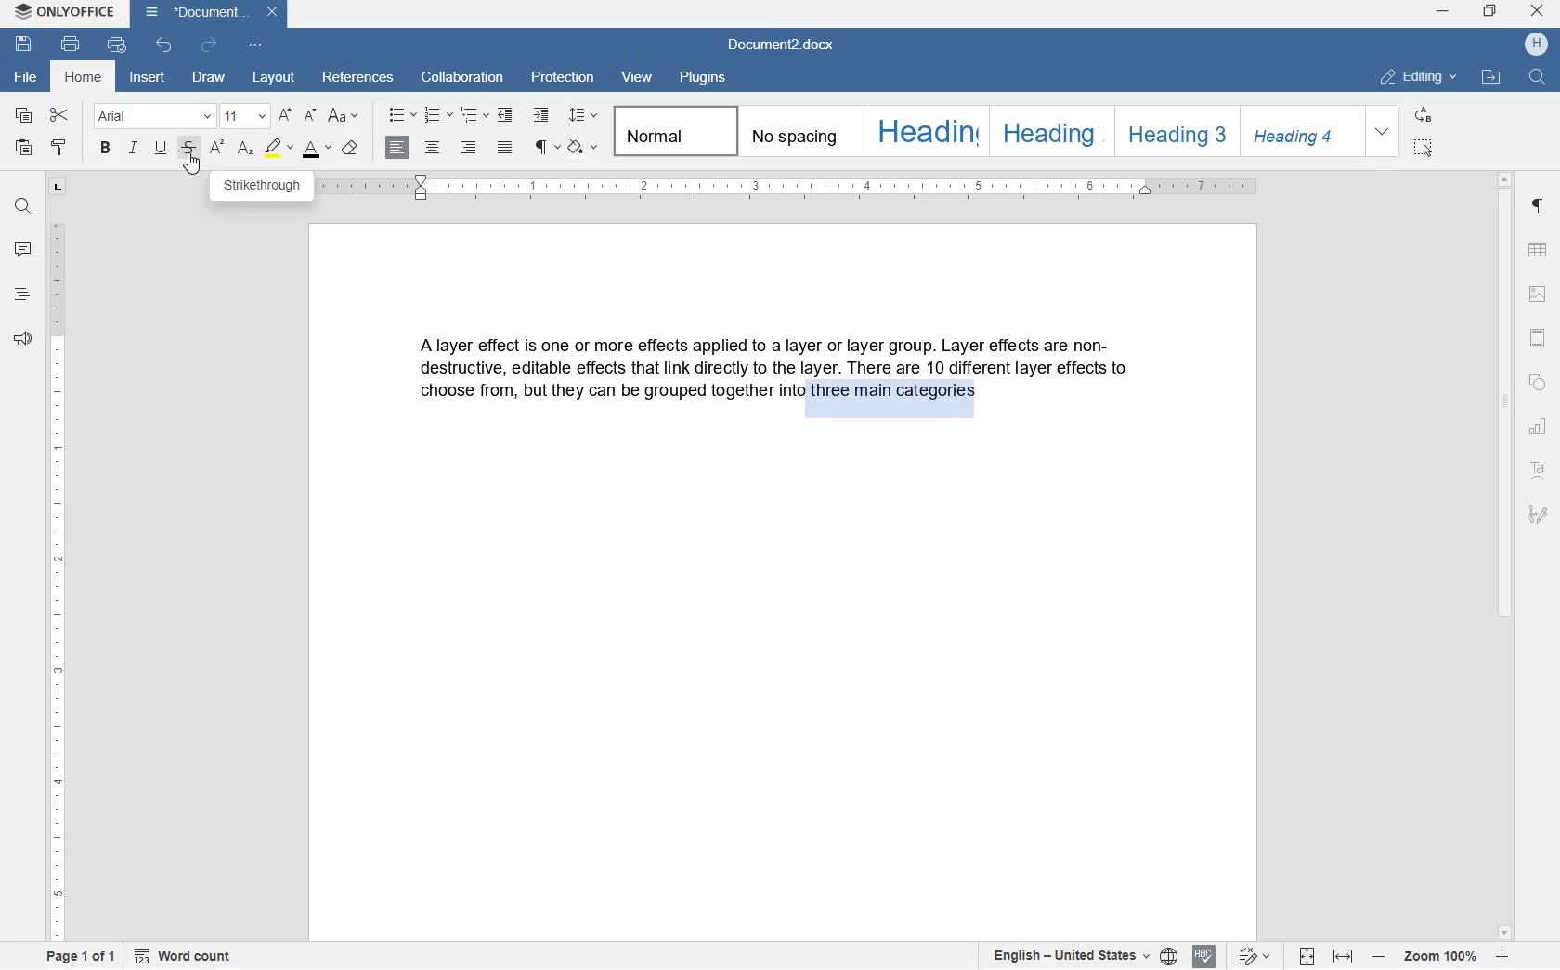 The height and width of the screenshot is (970, 1560). I want to click on heading 3, so click(1171, 129).